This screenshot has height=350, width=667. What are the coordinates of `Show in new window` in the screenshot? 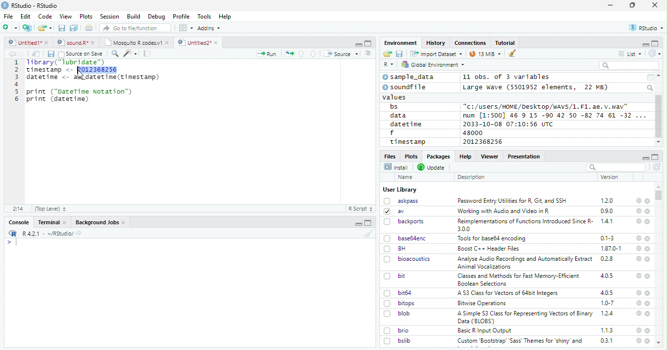 It's located at (37, 54).